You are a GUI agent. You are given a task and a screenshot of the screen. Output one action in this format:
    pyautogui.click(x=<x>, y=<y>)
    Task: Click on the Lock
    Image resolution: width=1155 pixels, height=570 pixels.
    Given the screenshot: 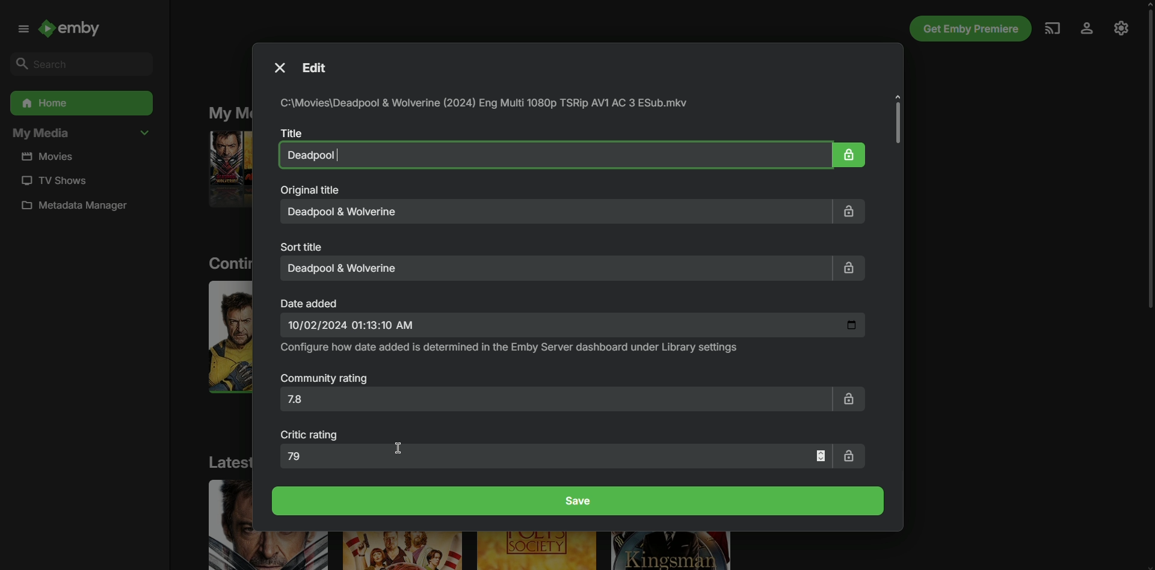 What is the action you would take?
    pyautogui.click(x=851, y=455)
    